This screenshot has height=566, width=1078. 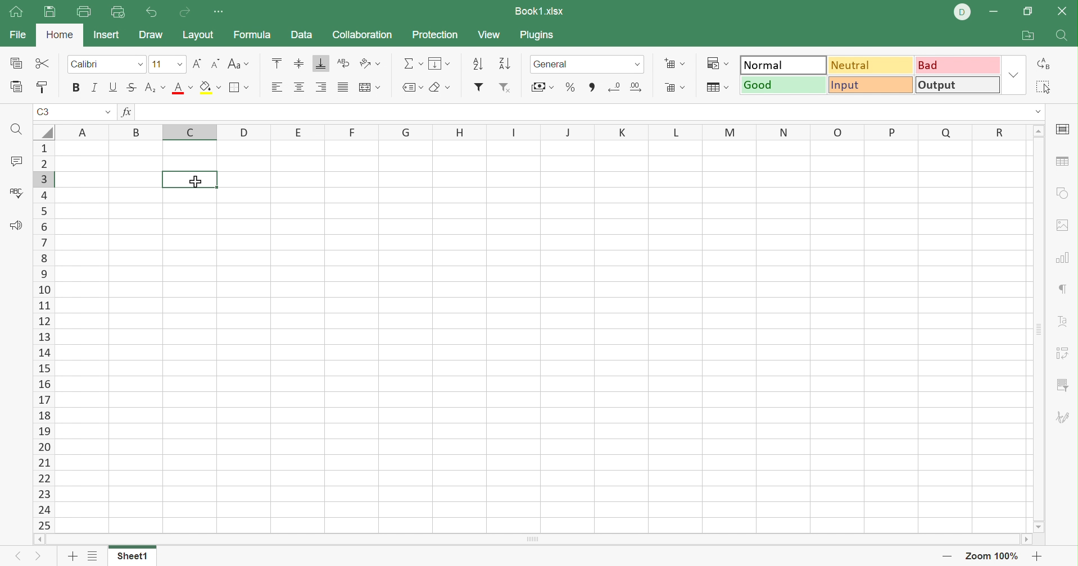 I want to click on Protection, so click(x=436, y=35).